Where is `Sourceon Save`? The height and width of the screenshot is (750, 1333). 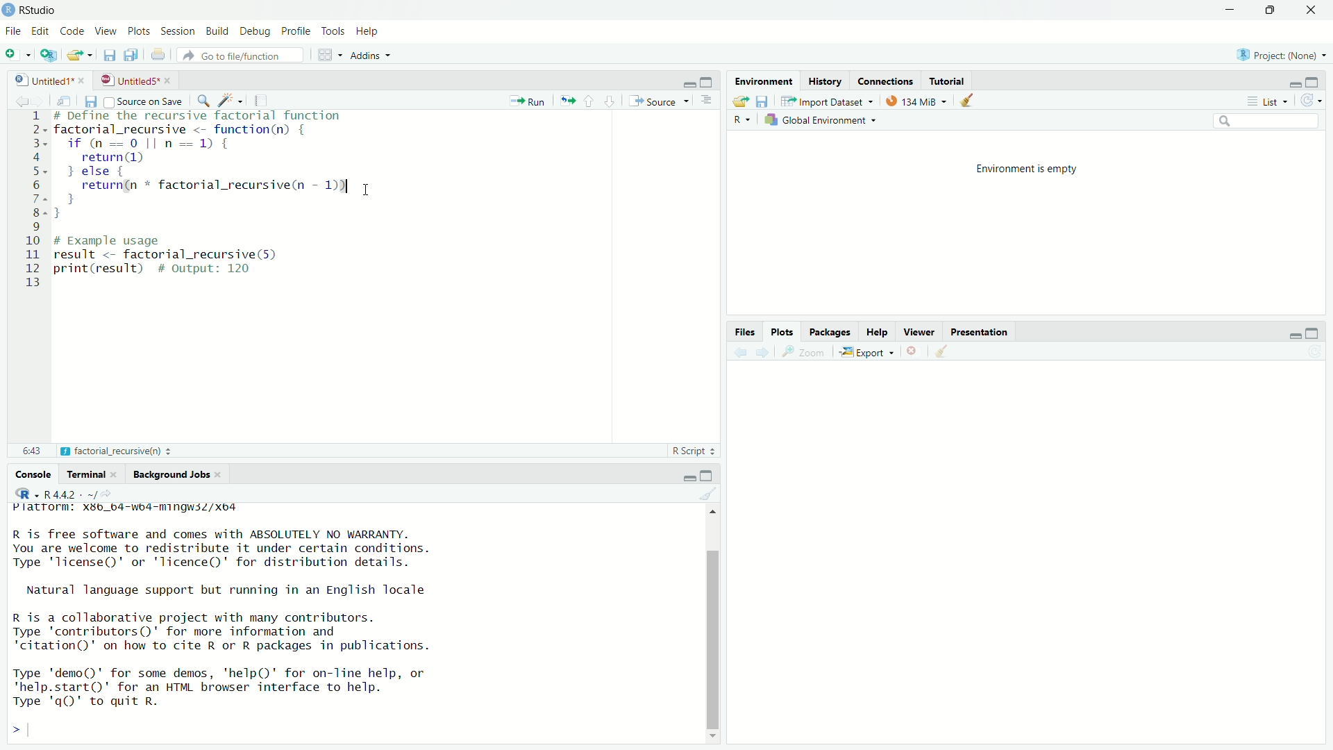
Sourceon Save is located at coordinates (145, 101).